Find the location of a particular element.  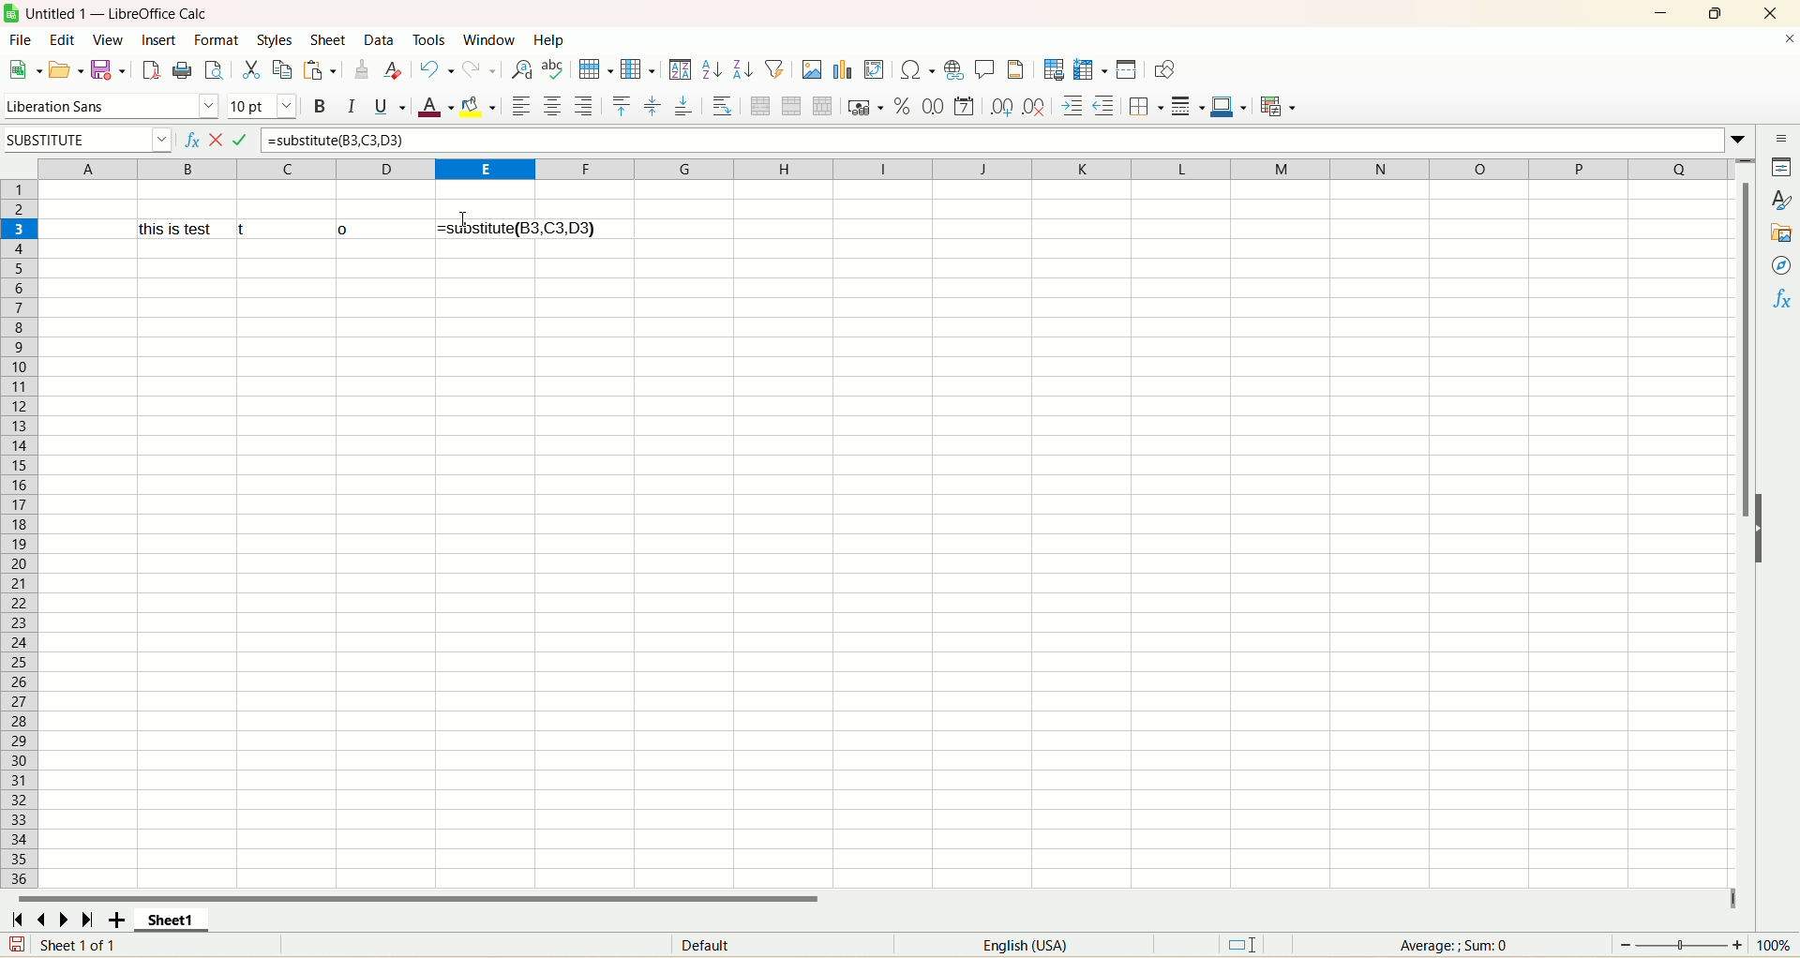

window is located at coordinates (485, 38).